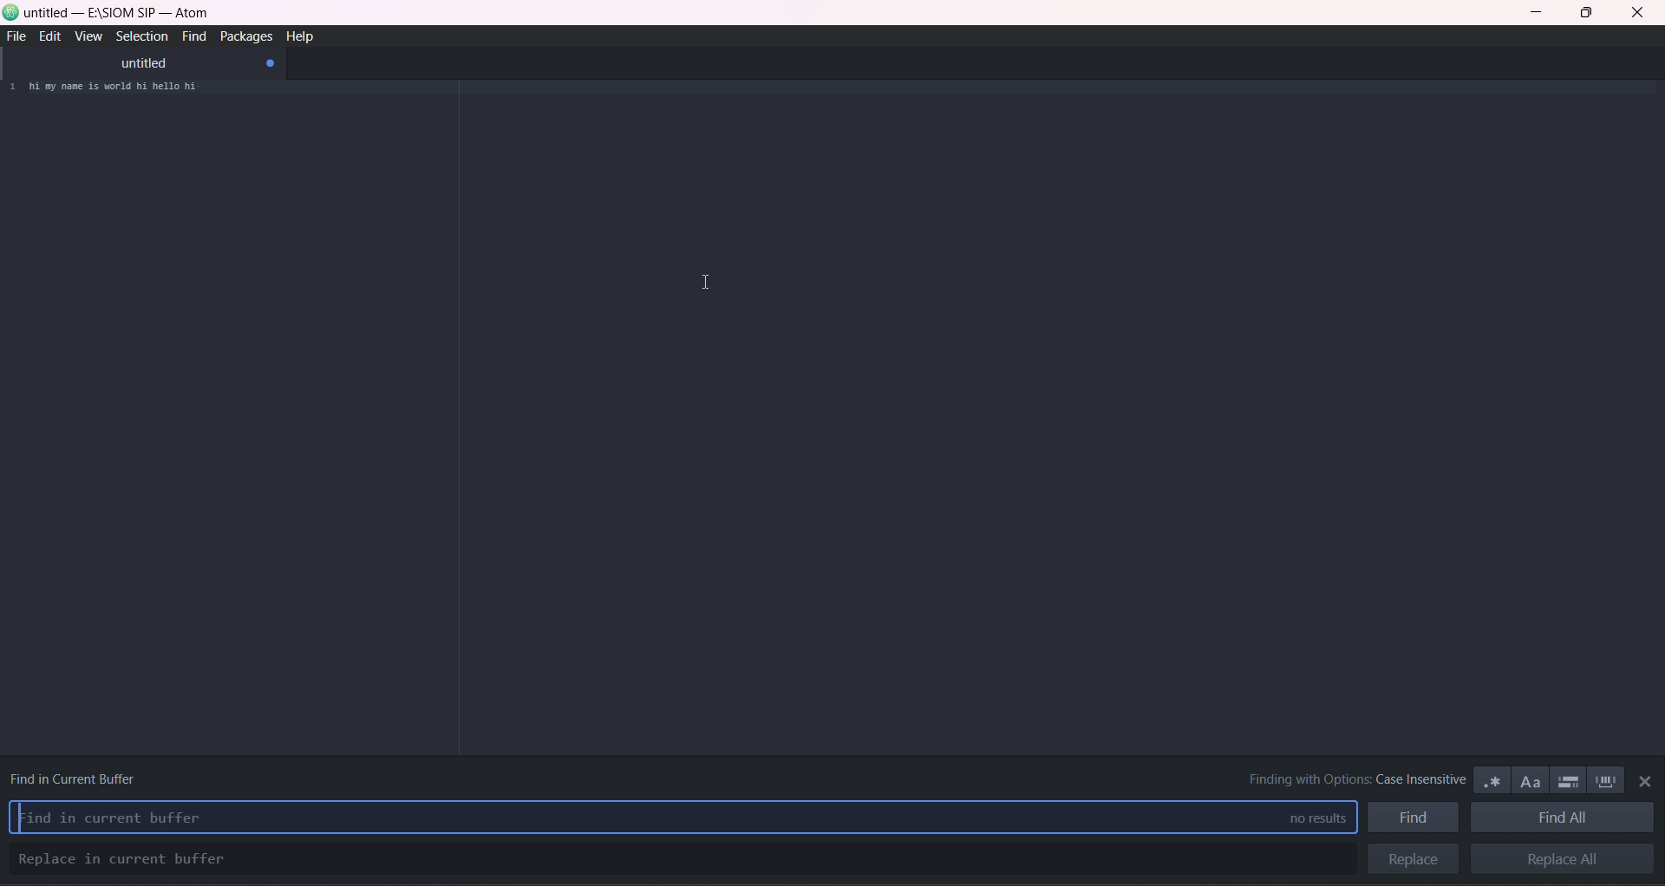 The height and width of the screenshot is (886, 1665). What do you see at coordinates (1344, 779) in the screenshot?
I see `finding with options : case insensitive` at bounding box center [1344, 779].